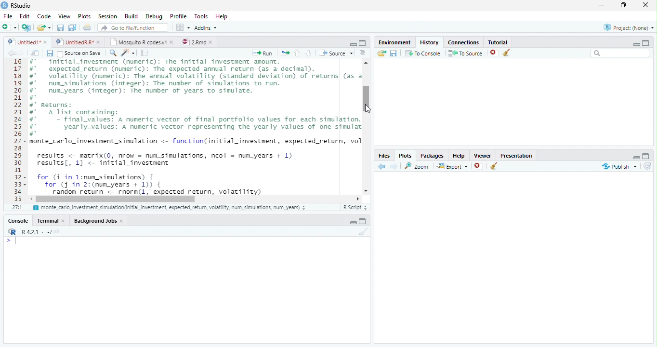 This screenshot has height=347, width=657. Describe the element at coordinates (60, 27) in the screenshot. I see `Save current file` at that location.